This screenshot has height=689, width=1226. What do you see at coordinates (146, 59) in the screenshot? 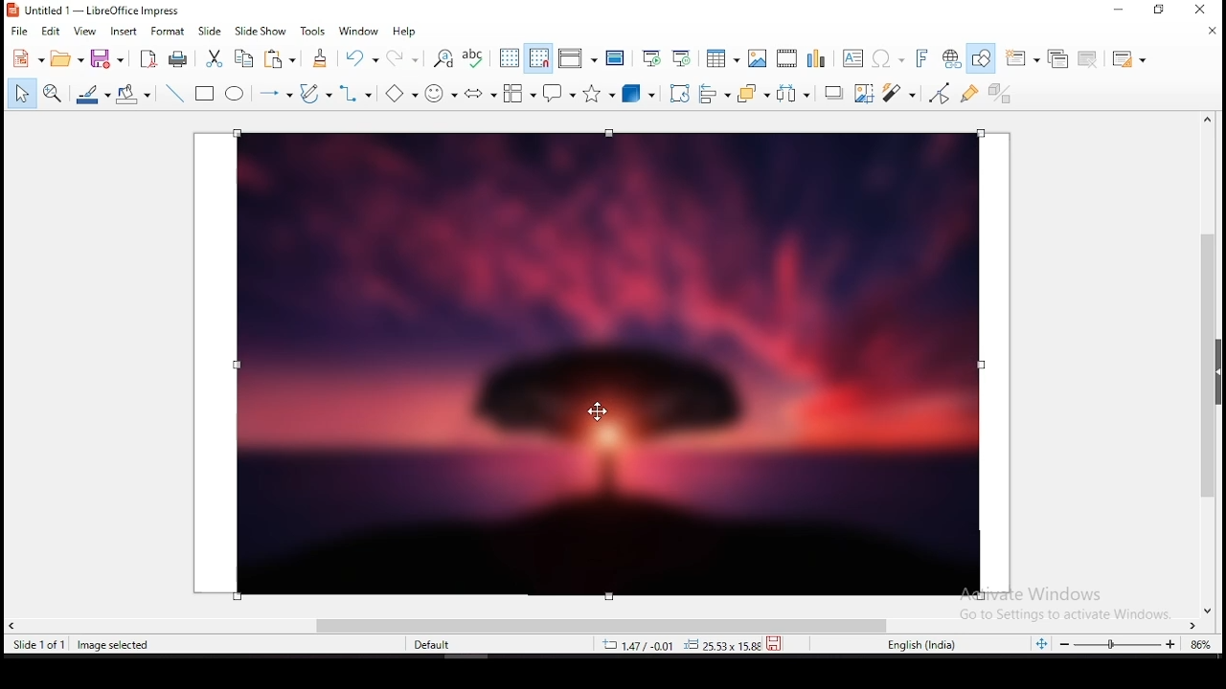
I see `export directly as pdf` at bounding box center [146, 59].